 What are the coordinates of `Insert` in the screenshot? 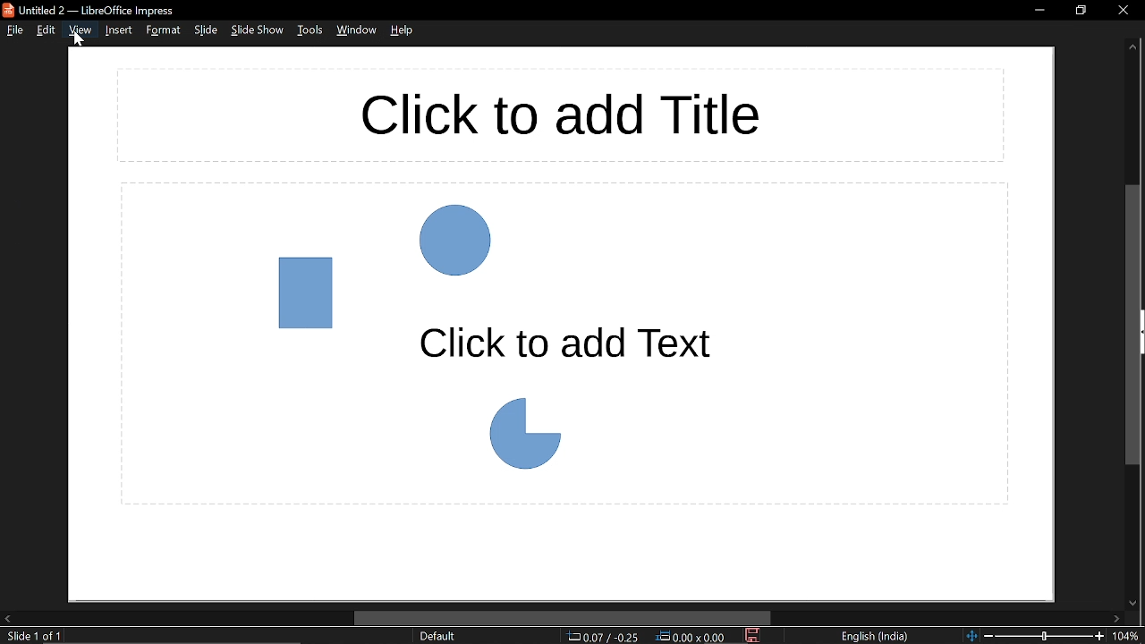 It's located at (117, 33).